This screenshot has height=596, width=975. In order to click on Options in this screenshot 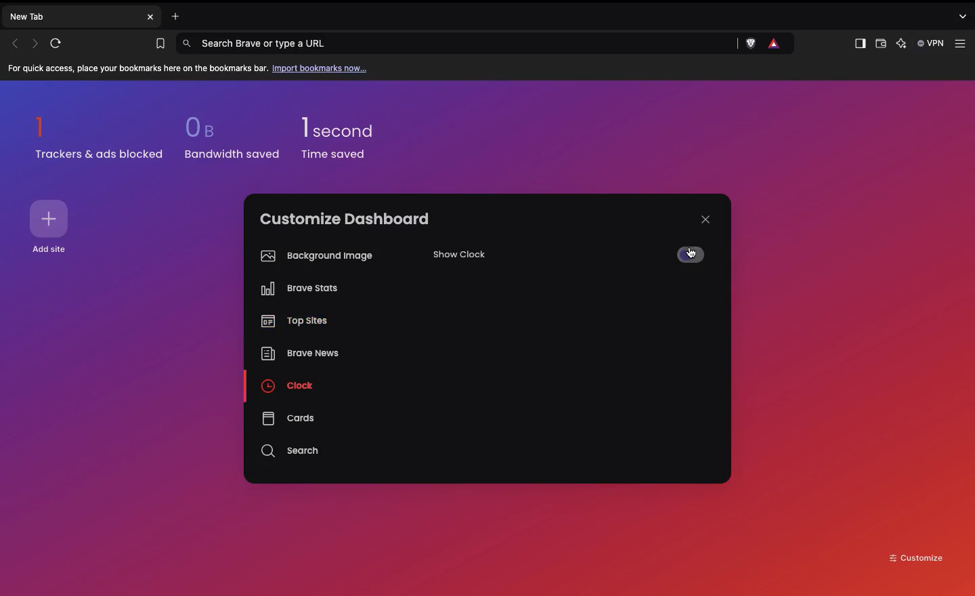, I will do `click(965, 16)`.